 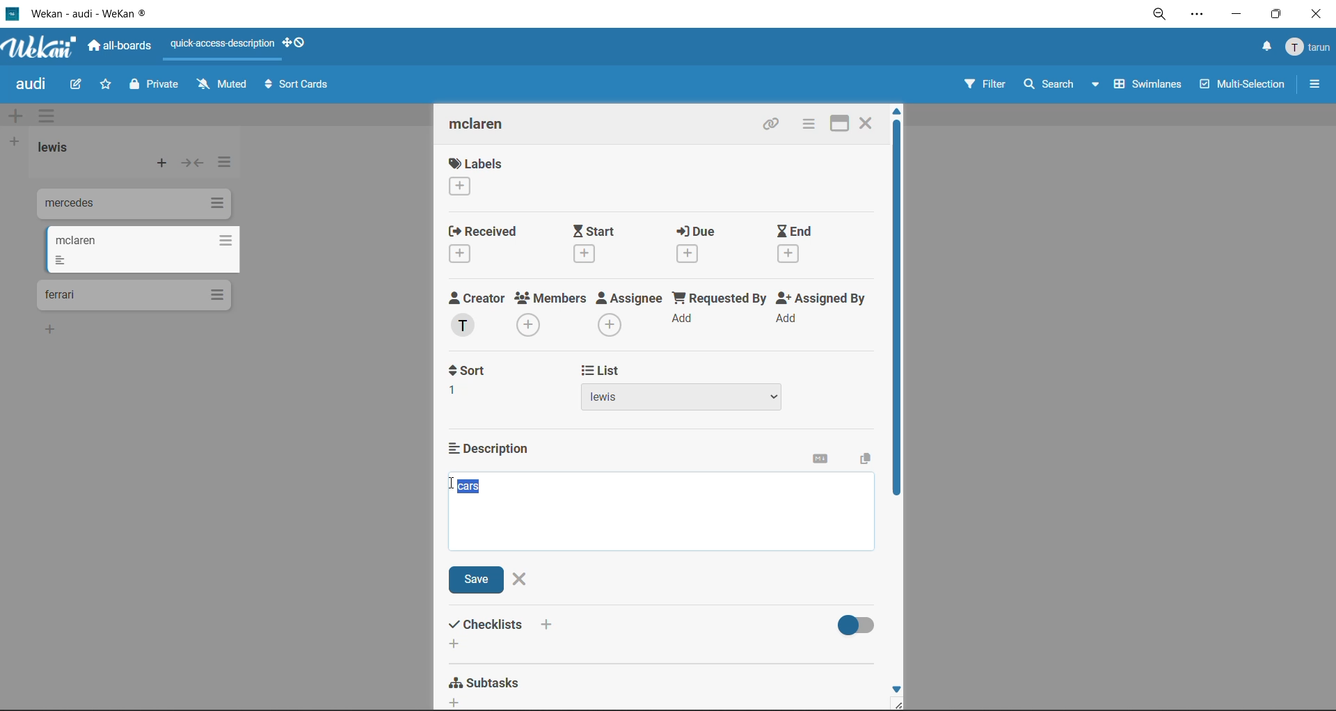 What do you see at coordinates (488, 243) in the screenshot?
I see `recieved` at bounding box center [488, 243].